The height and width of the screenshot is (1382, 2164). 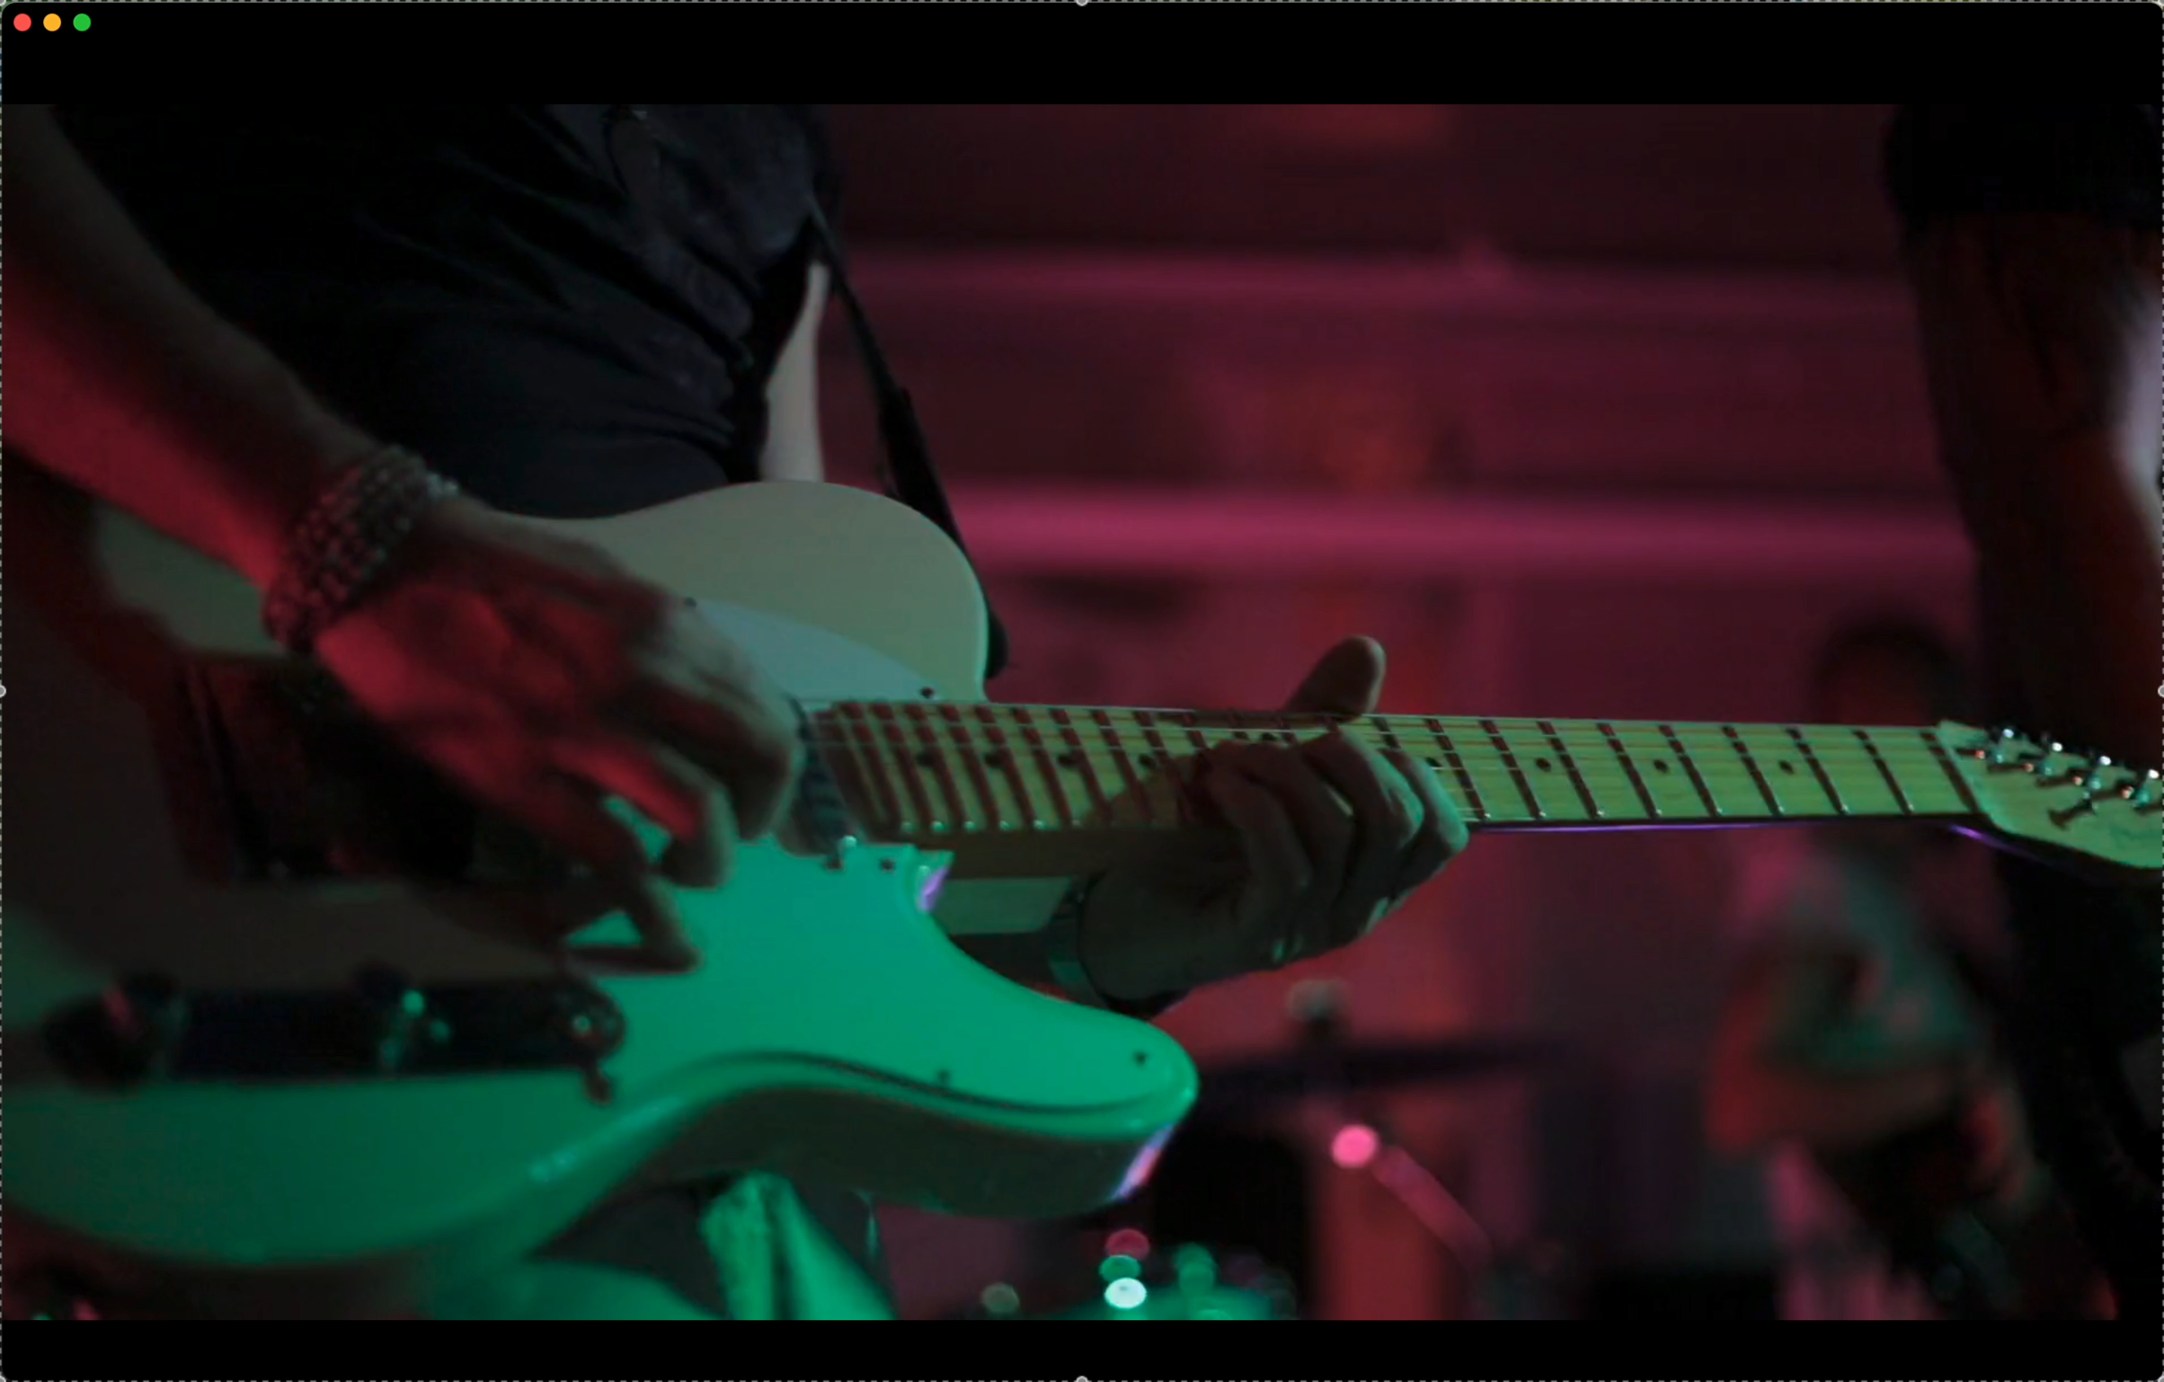 I want to click on close, so click(x=23, y=22).